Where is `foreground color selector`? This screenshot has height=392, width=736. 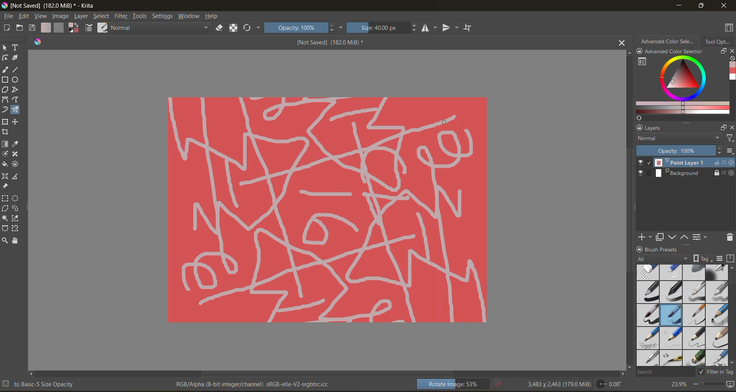 foreground color selector is located at coordinates (75, 29).